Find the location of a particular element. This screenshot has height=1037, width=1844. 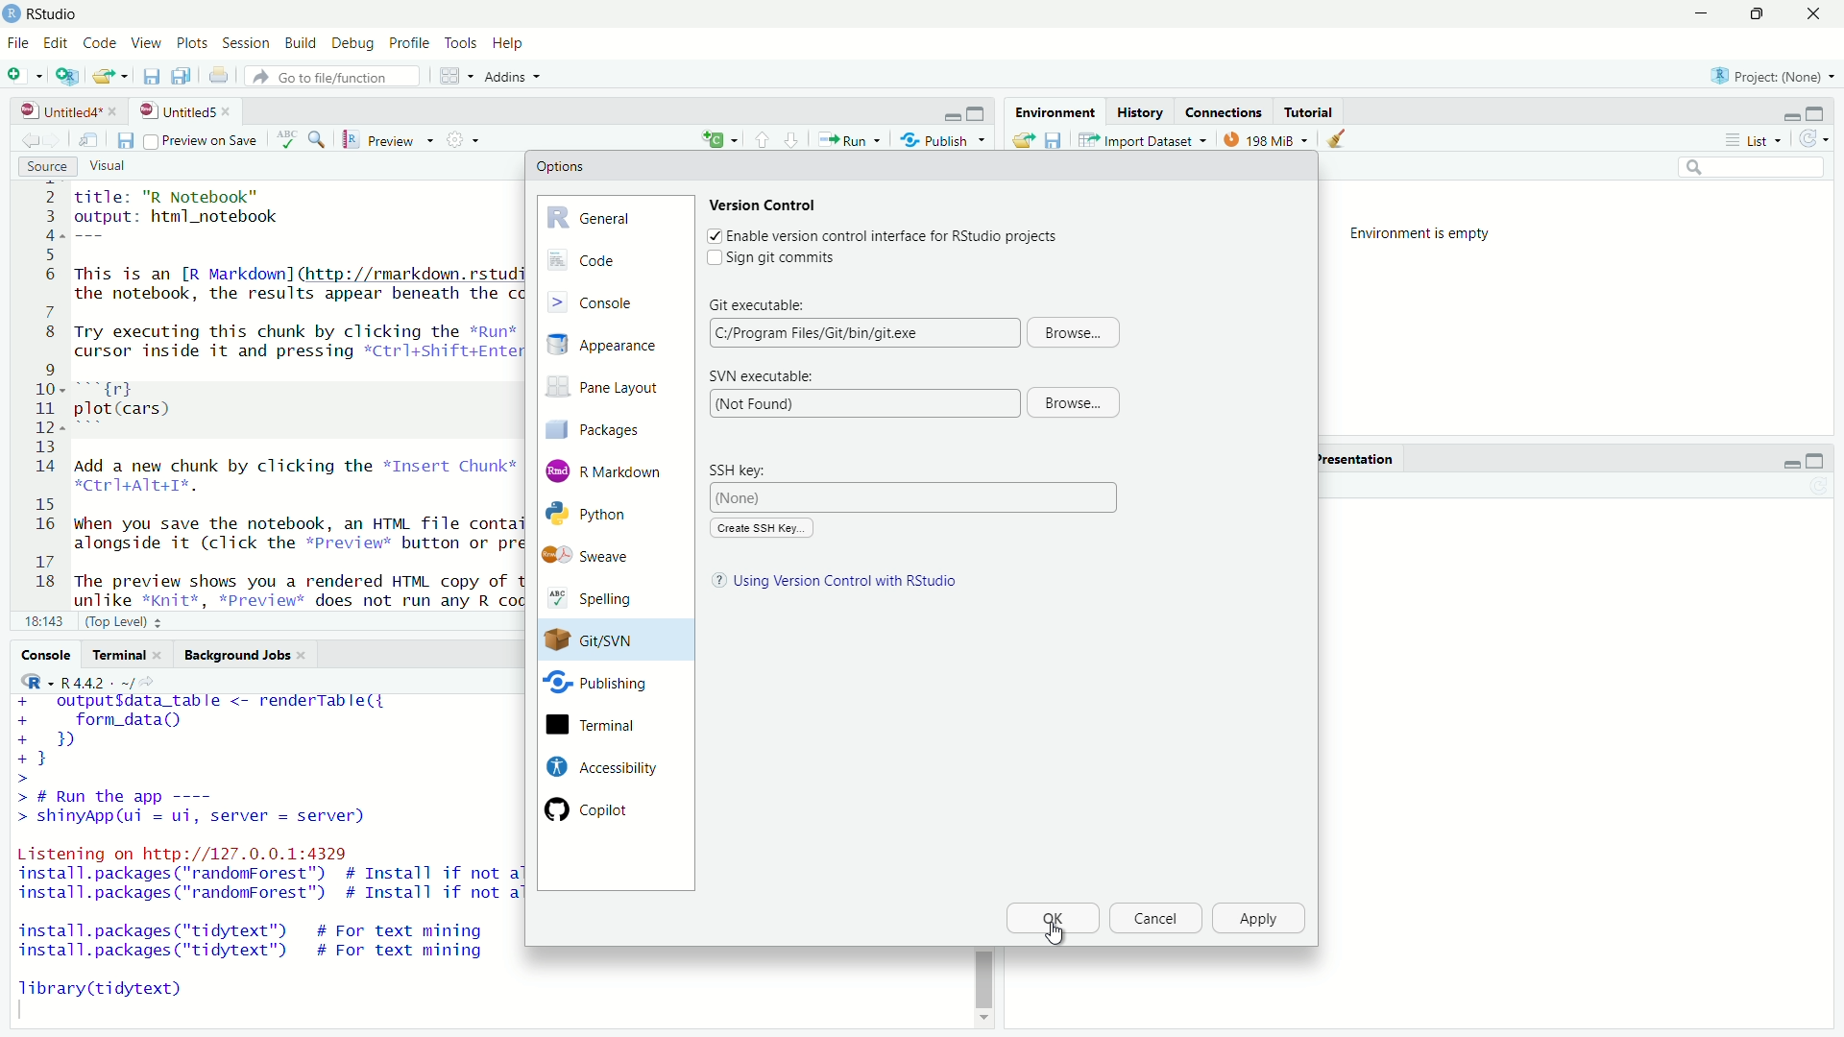

maximize is located at coordinates (1820, 112).